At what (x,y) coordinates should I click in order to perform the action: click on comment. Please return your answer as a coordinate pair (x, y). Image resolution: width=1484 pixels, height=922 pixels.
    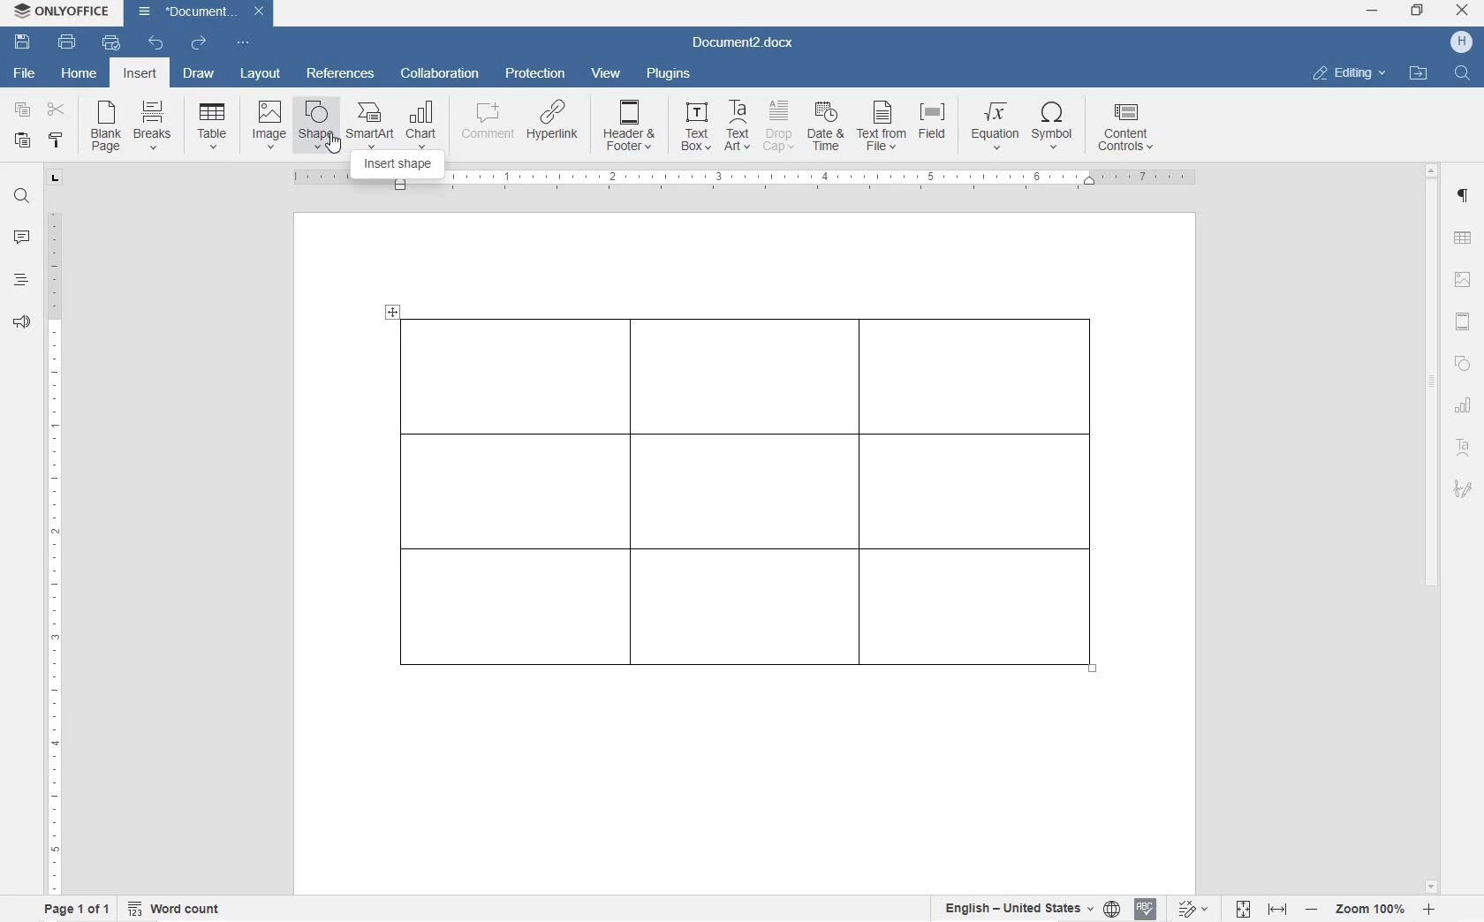
    Looking at the image, I should click on (22, 238).